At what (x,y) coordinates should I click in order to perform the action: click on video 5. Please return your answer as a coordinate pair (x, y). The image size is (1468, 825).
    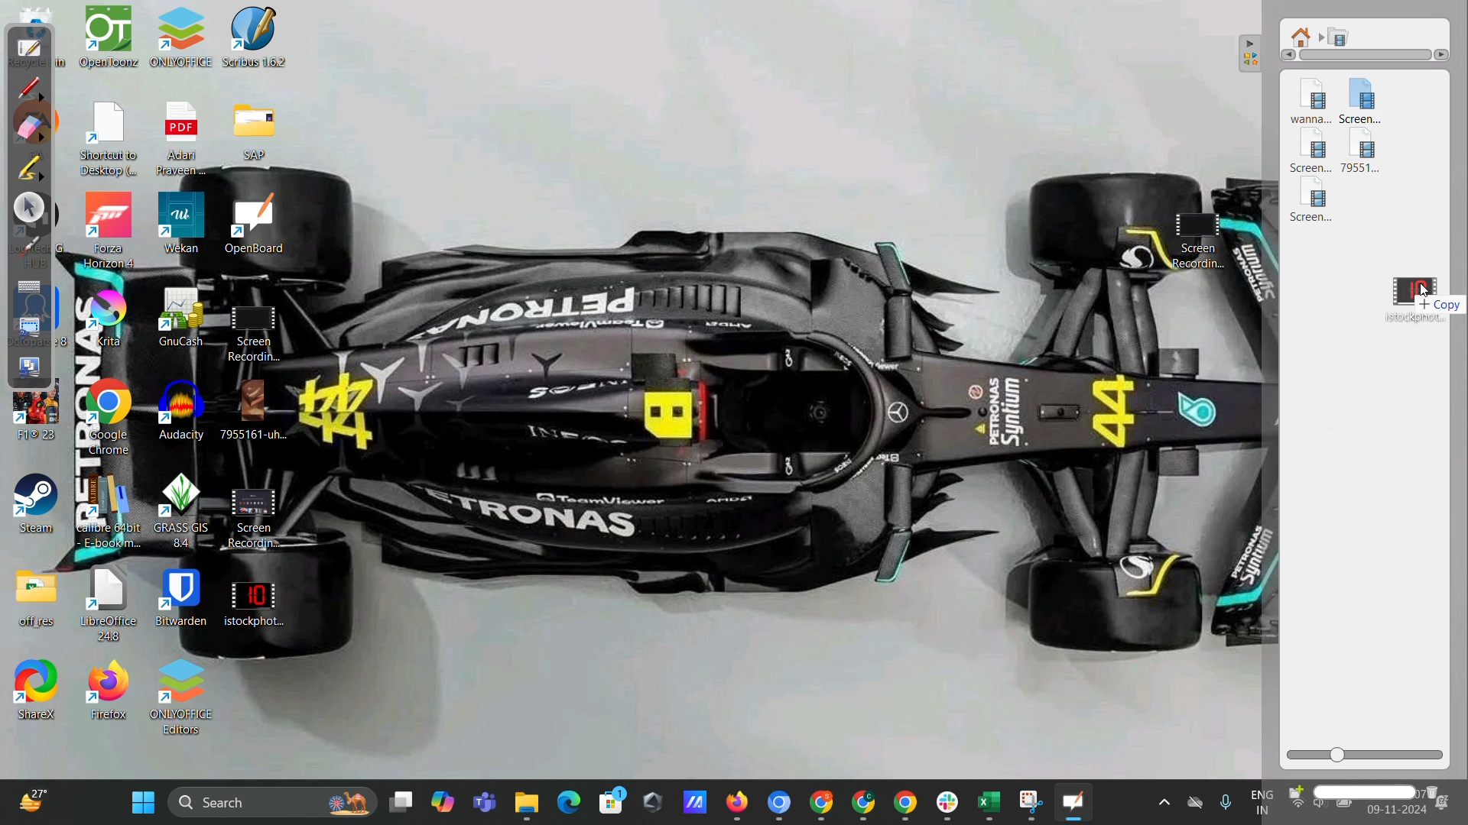
    Looking at the image, I should click on (1312, 202).